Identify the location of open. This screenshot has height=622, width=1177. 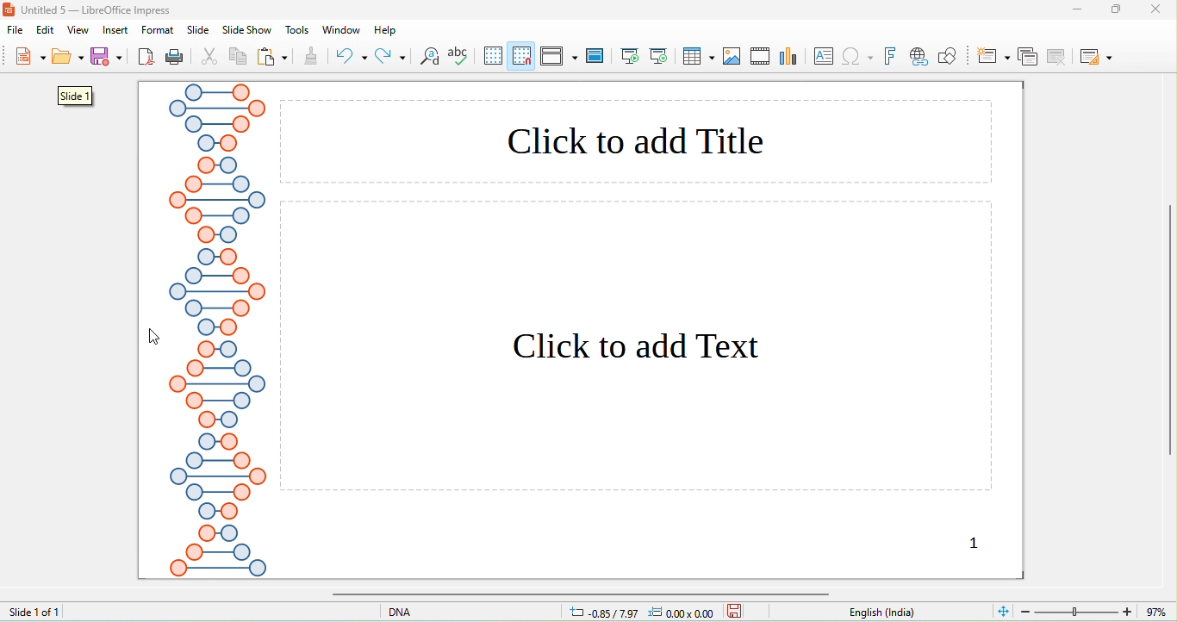
(68, 59).